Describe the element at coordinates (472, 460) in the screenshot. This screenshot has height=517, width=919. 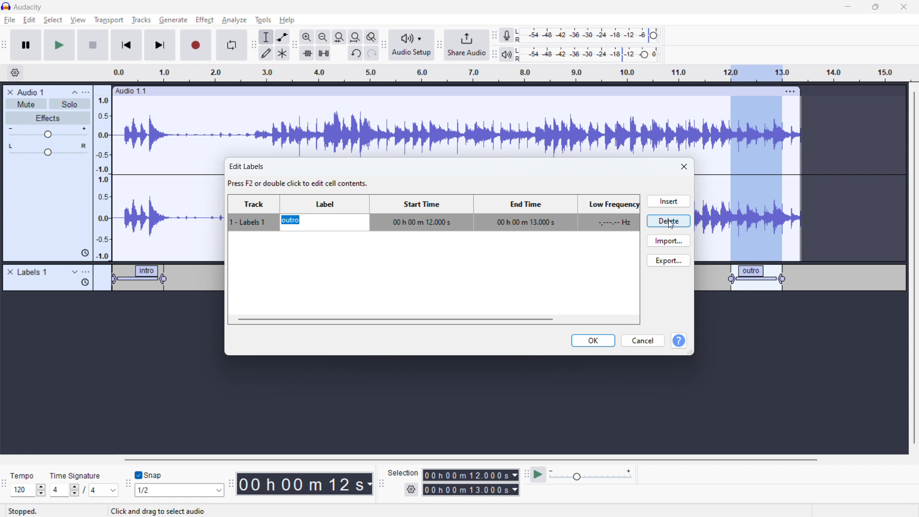
I see `horizontal scrollbar` at that location.